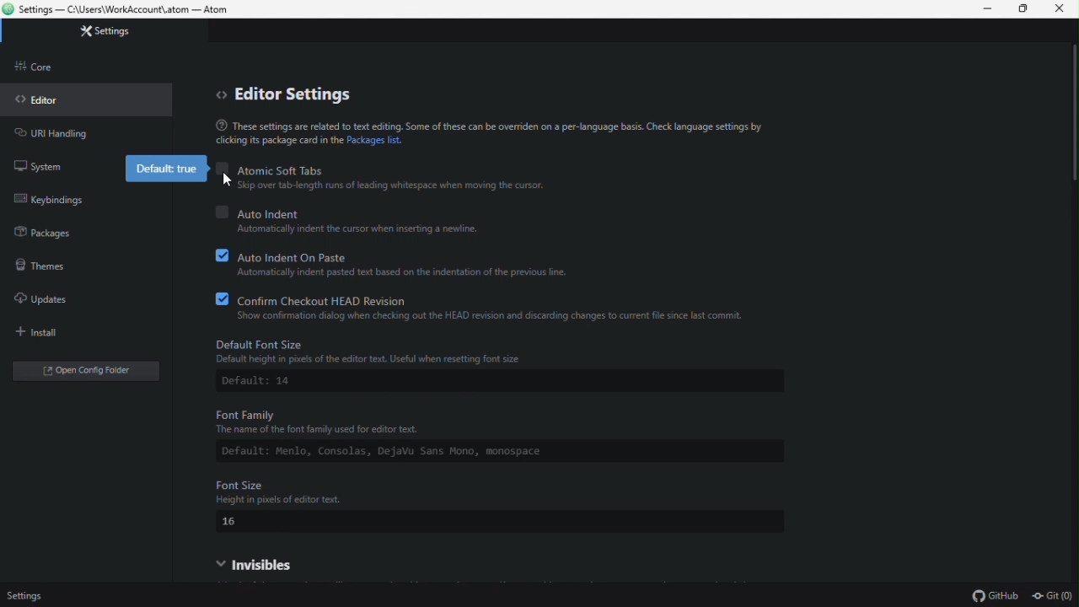  What do you see at coordinates (360, 229) in the screenshot?
I see `Automatically indent the cursor when inserting a newline.` at bounding box center [360, 229].